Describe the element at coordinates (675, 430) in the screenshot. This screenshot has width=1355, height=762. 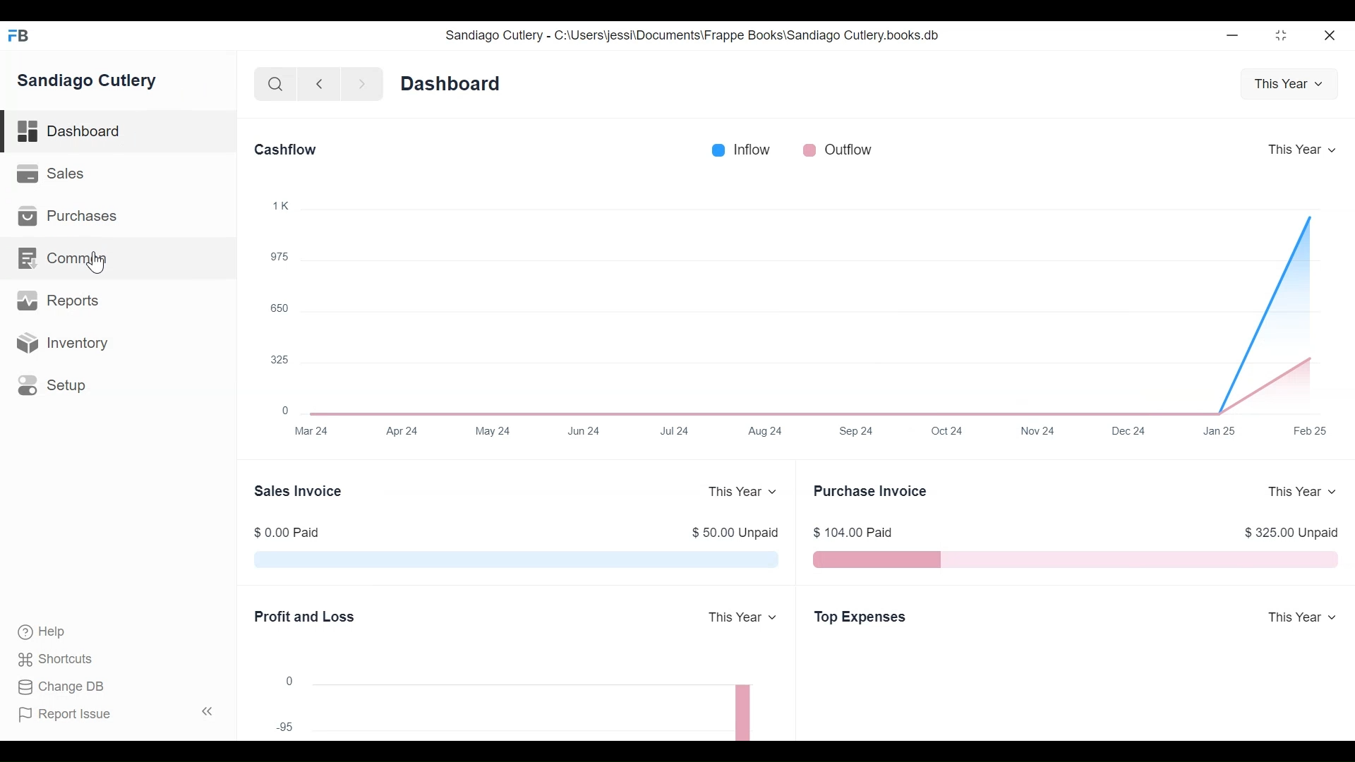
I see `Jul 24` at that location.